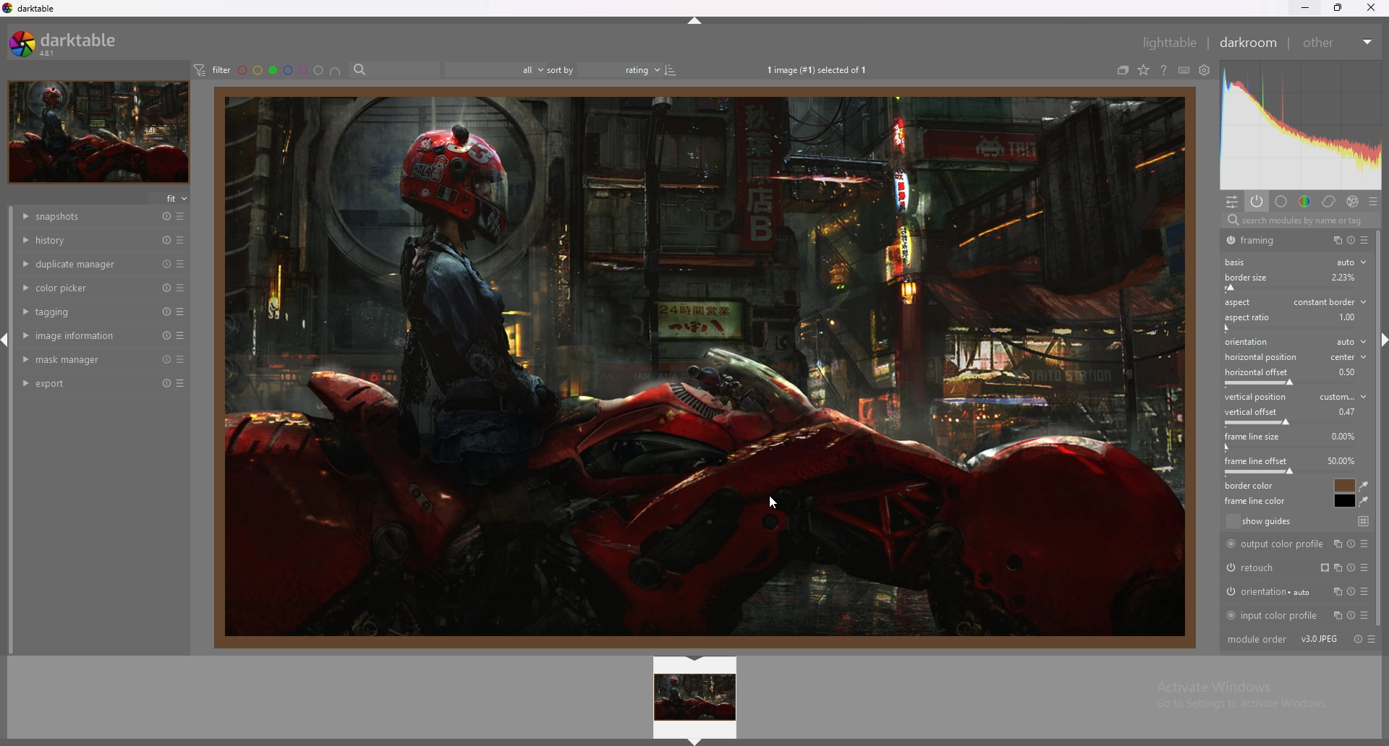 The height and width of the screenshot is (746, 1389). Describe the element at coordinates (181, 240) in the screenshot. I see `presets` at that location.